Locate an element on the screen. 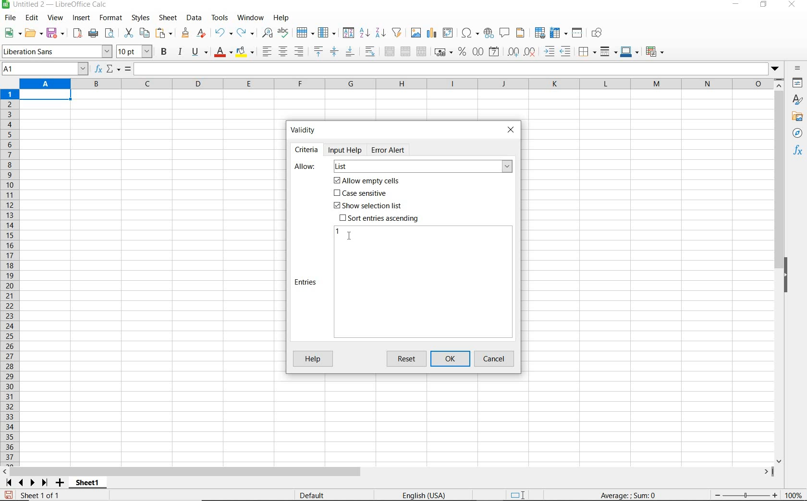 The image size is (807, 501). paste is located at coordinates (165, 34).